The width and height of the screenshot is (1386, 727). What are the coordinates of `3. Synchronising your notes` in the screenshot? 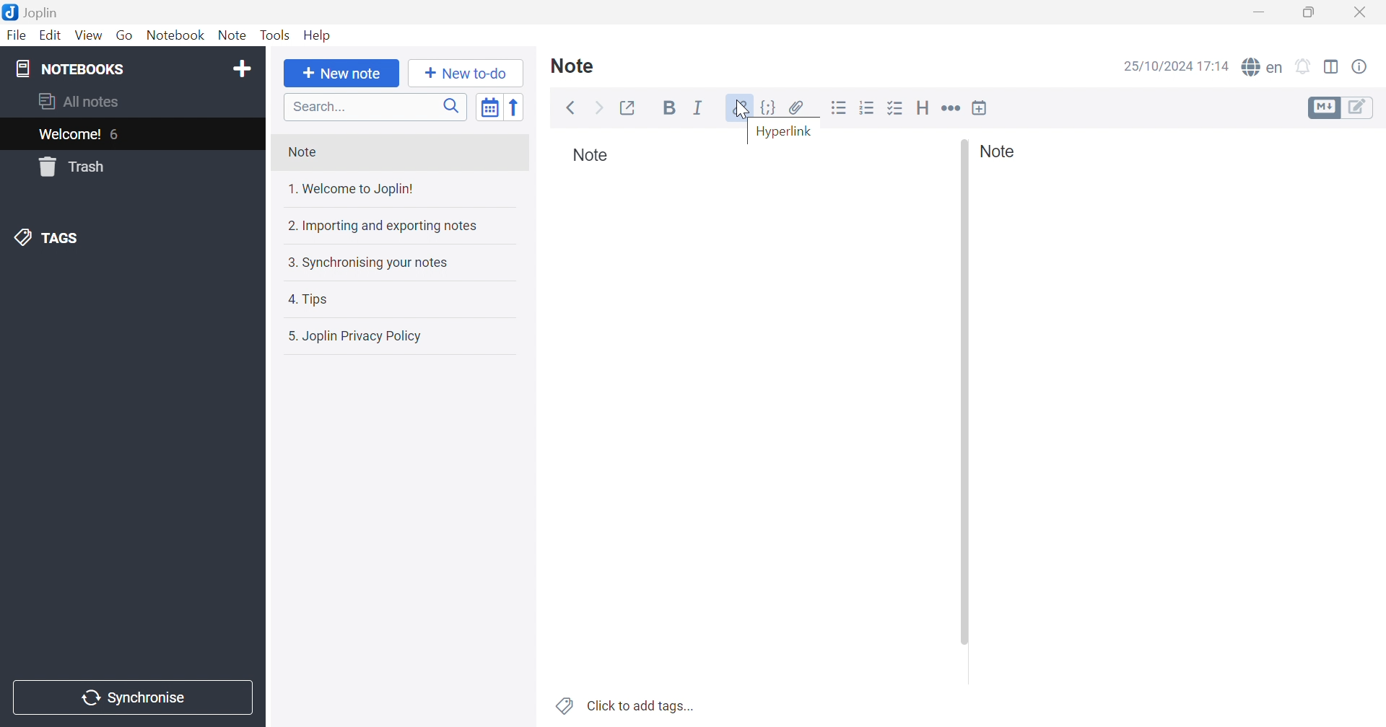 It's located at (395, 262).